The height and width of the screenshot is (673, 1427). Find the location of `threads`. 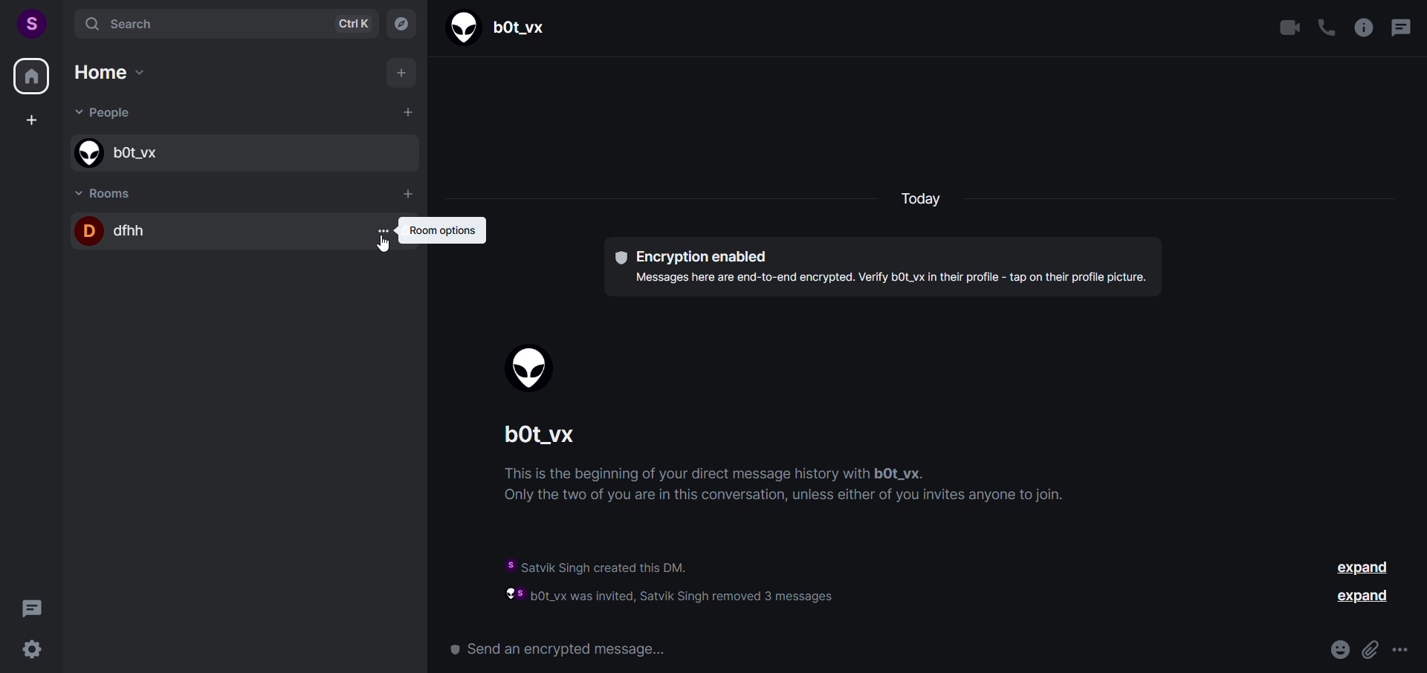

threads is located at coordinates (32, 605).